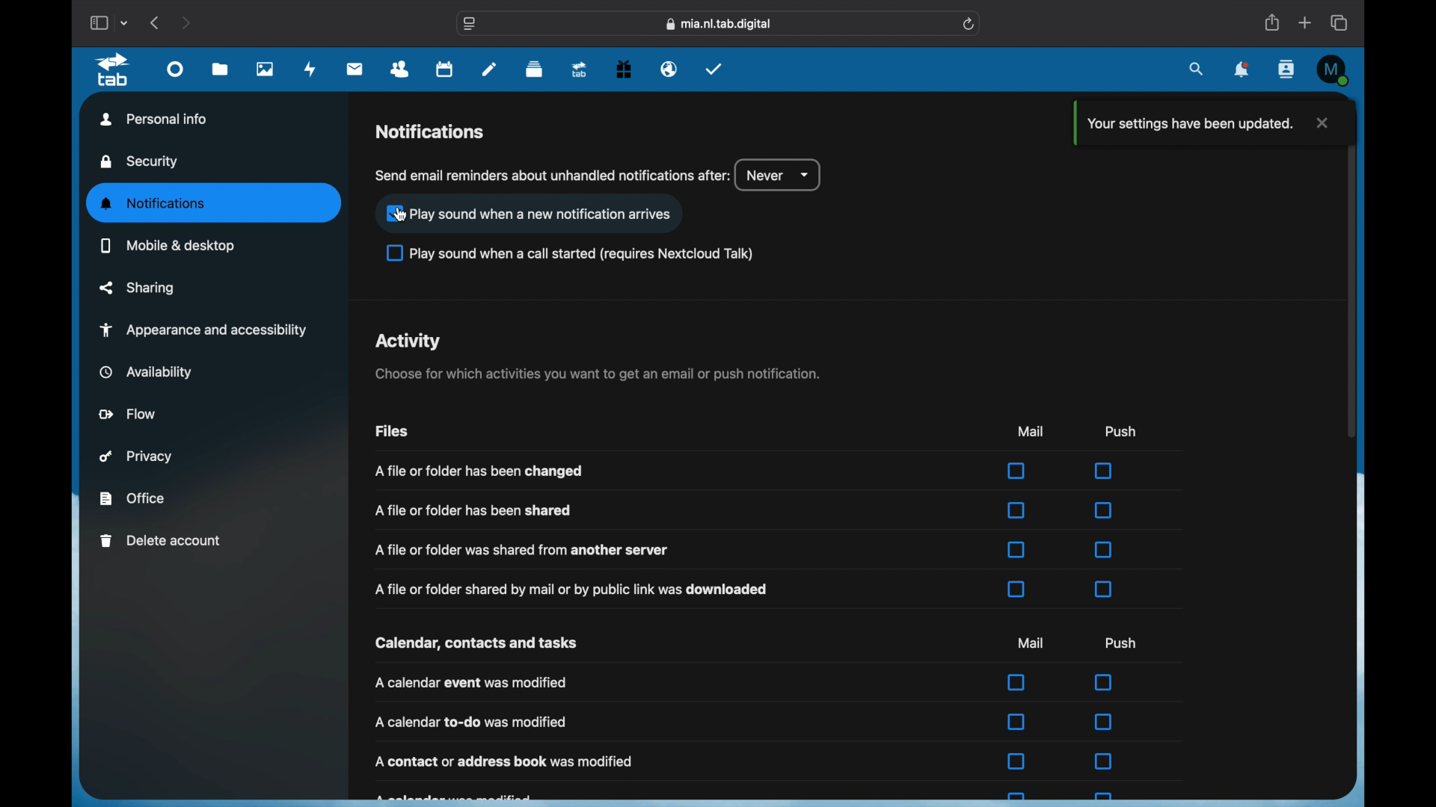 The image size is (1436, 807). What do you see at coordinates (1031, 430) in the screenshot?
I see `mail` at bounding box center [1031, 430].